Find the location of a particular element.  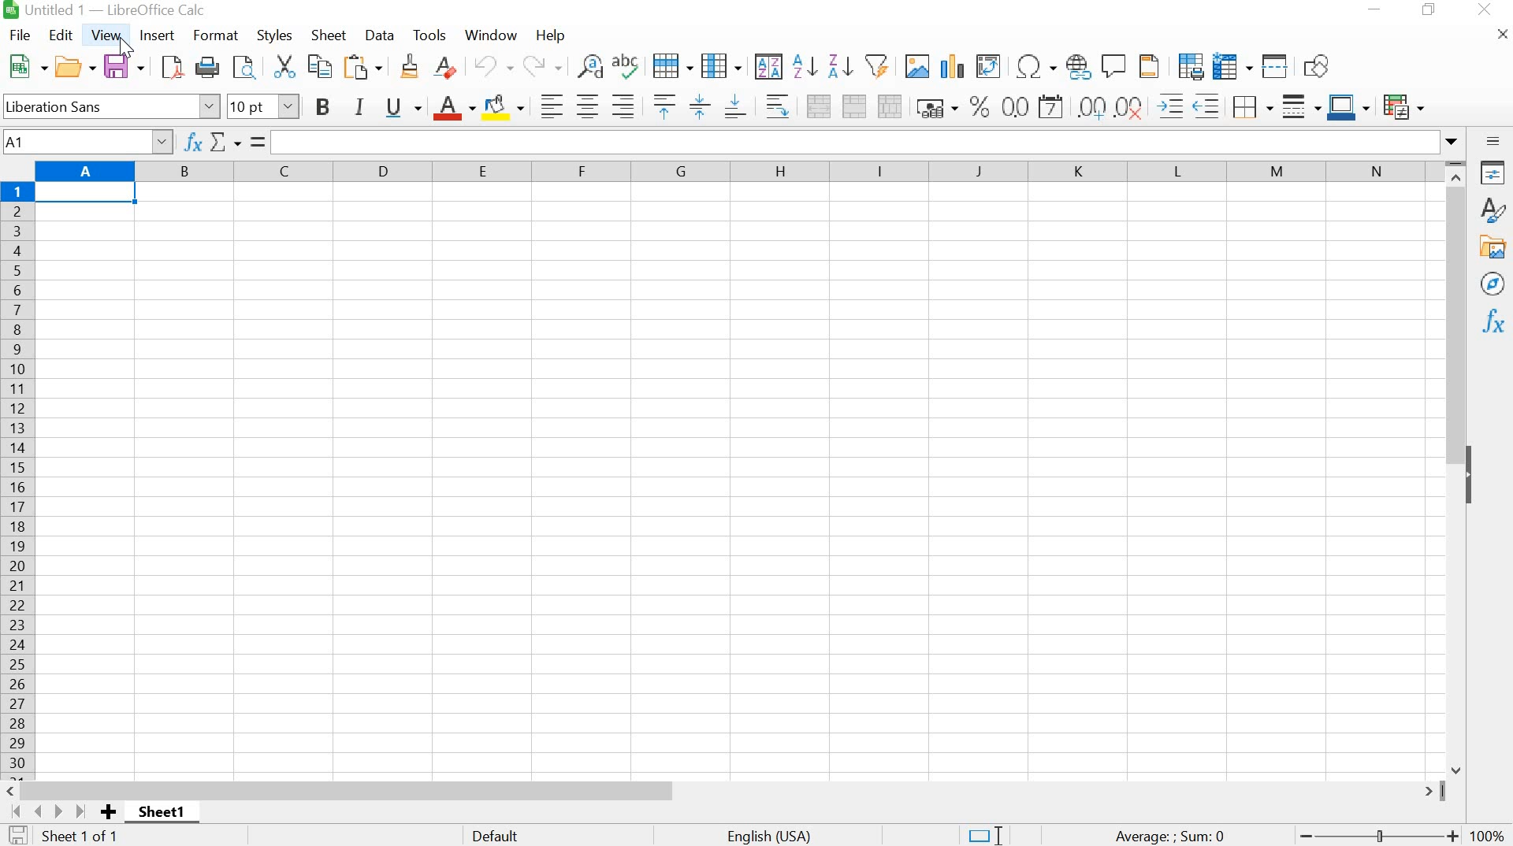

SELECT FUNCTION is located at coordinates (230, 140).